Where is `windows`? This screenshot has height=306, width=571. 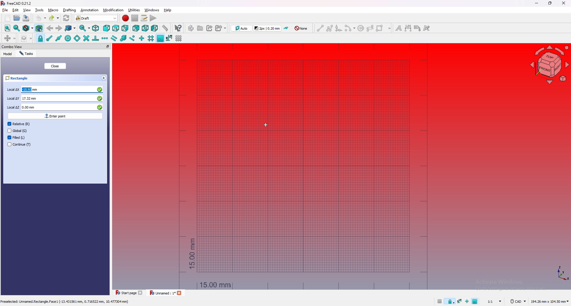
windows is located at coordinates (151, 10).